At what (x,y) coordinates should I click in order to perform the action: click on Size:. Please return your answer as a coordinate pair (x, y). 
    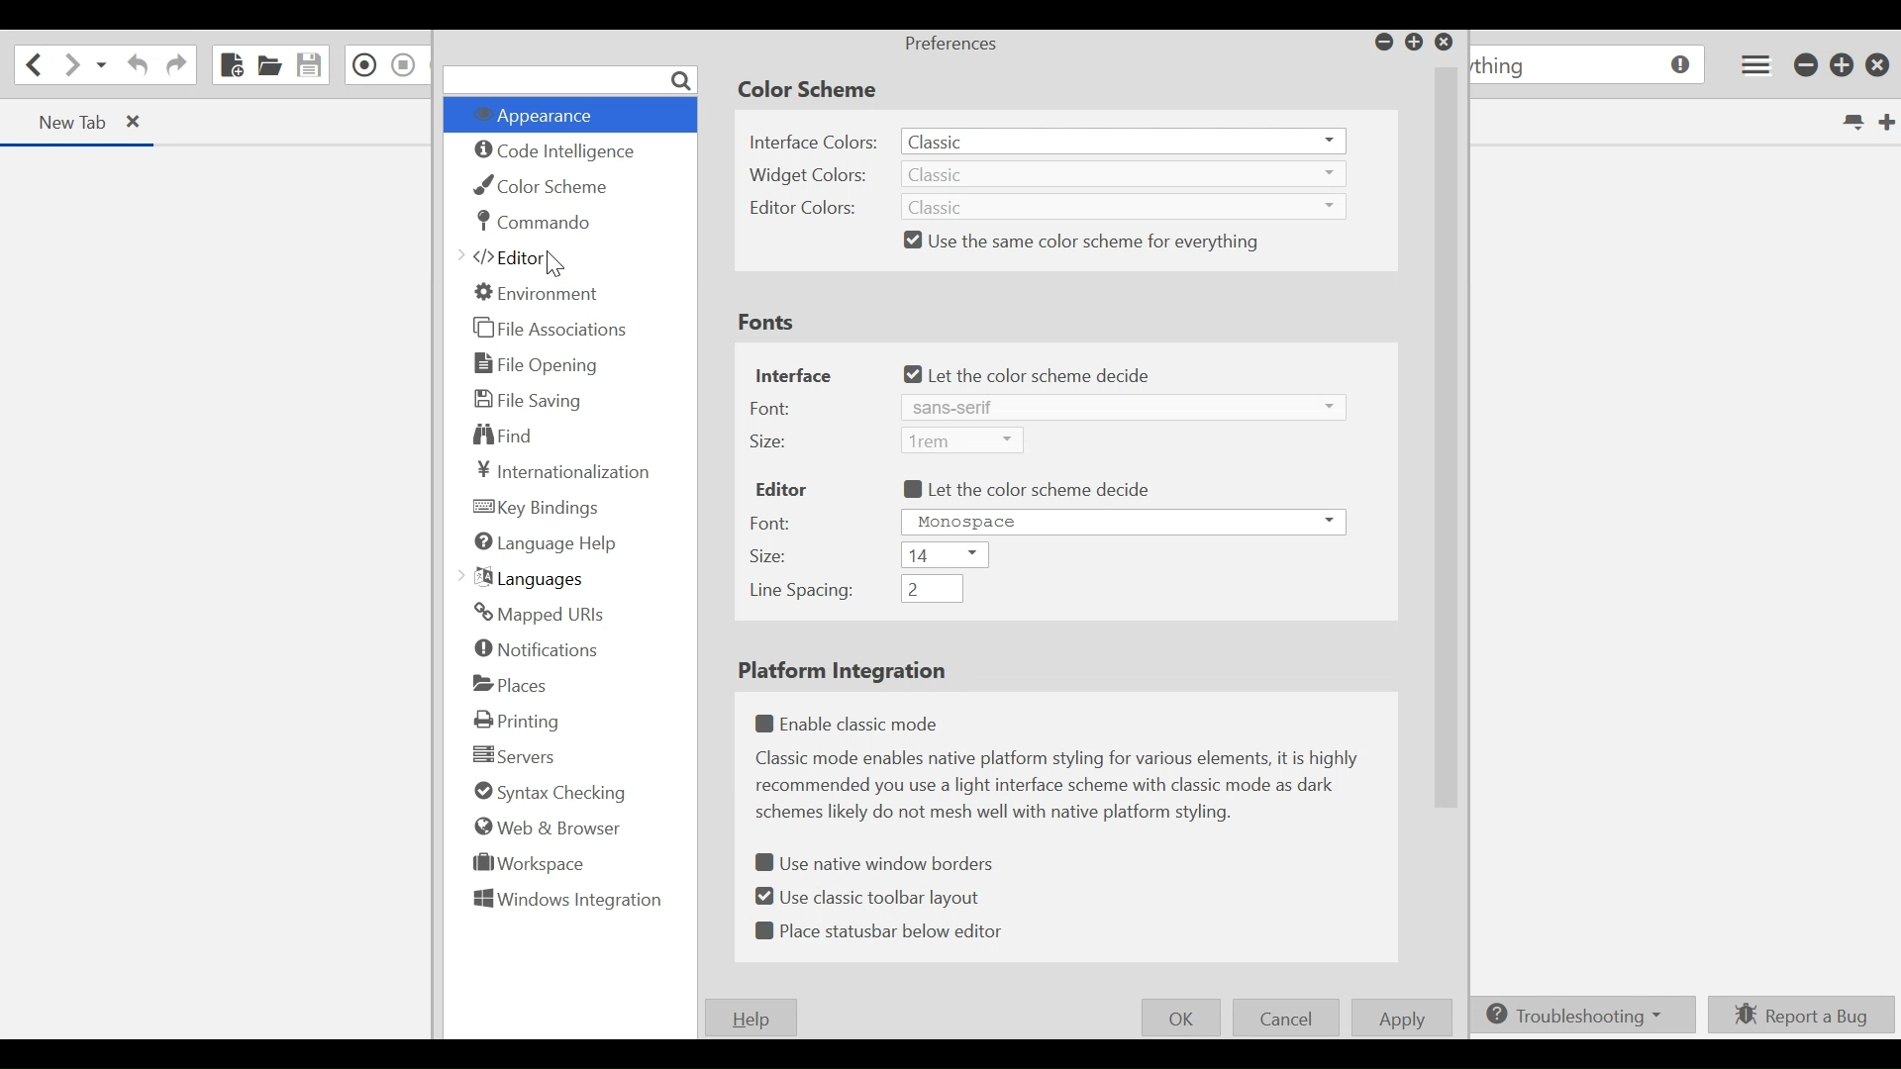
    Looking at the image, I should click on (780, 438).